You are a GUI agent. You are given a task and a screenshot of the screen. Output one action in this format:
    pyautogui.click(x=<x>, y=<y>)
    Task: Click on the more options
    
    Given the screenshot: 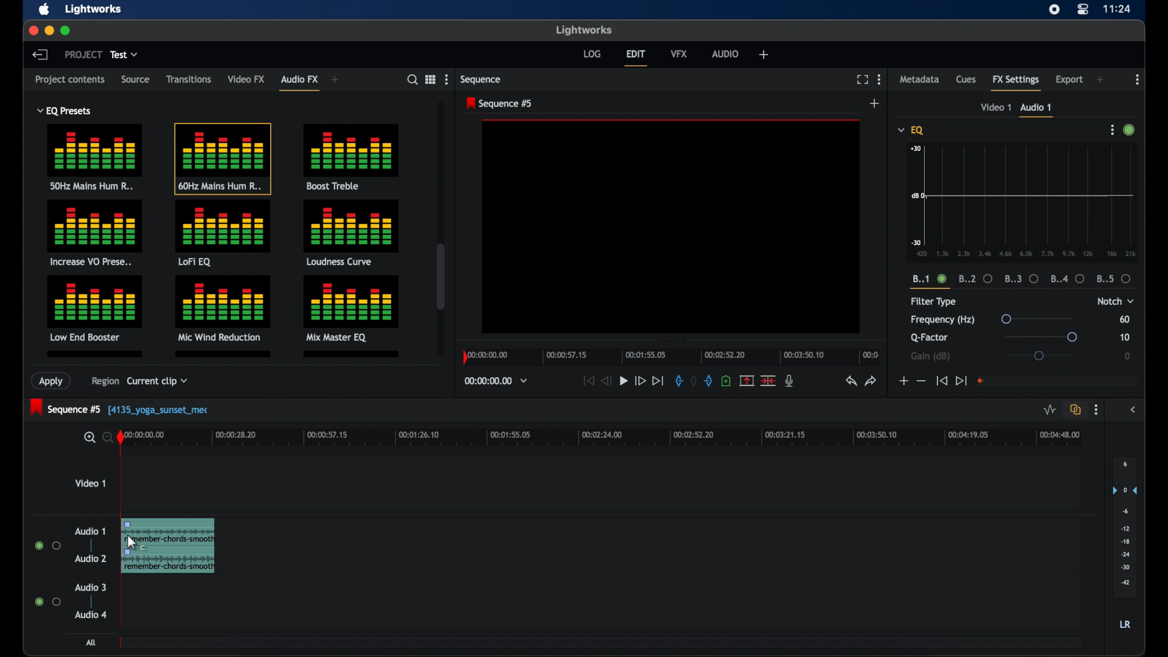 What is the action you would take?
    pyautogui.click(x=879, y=79)
    